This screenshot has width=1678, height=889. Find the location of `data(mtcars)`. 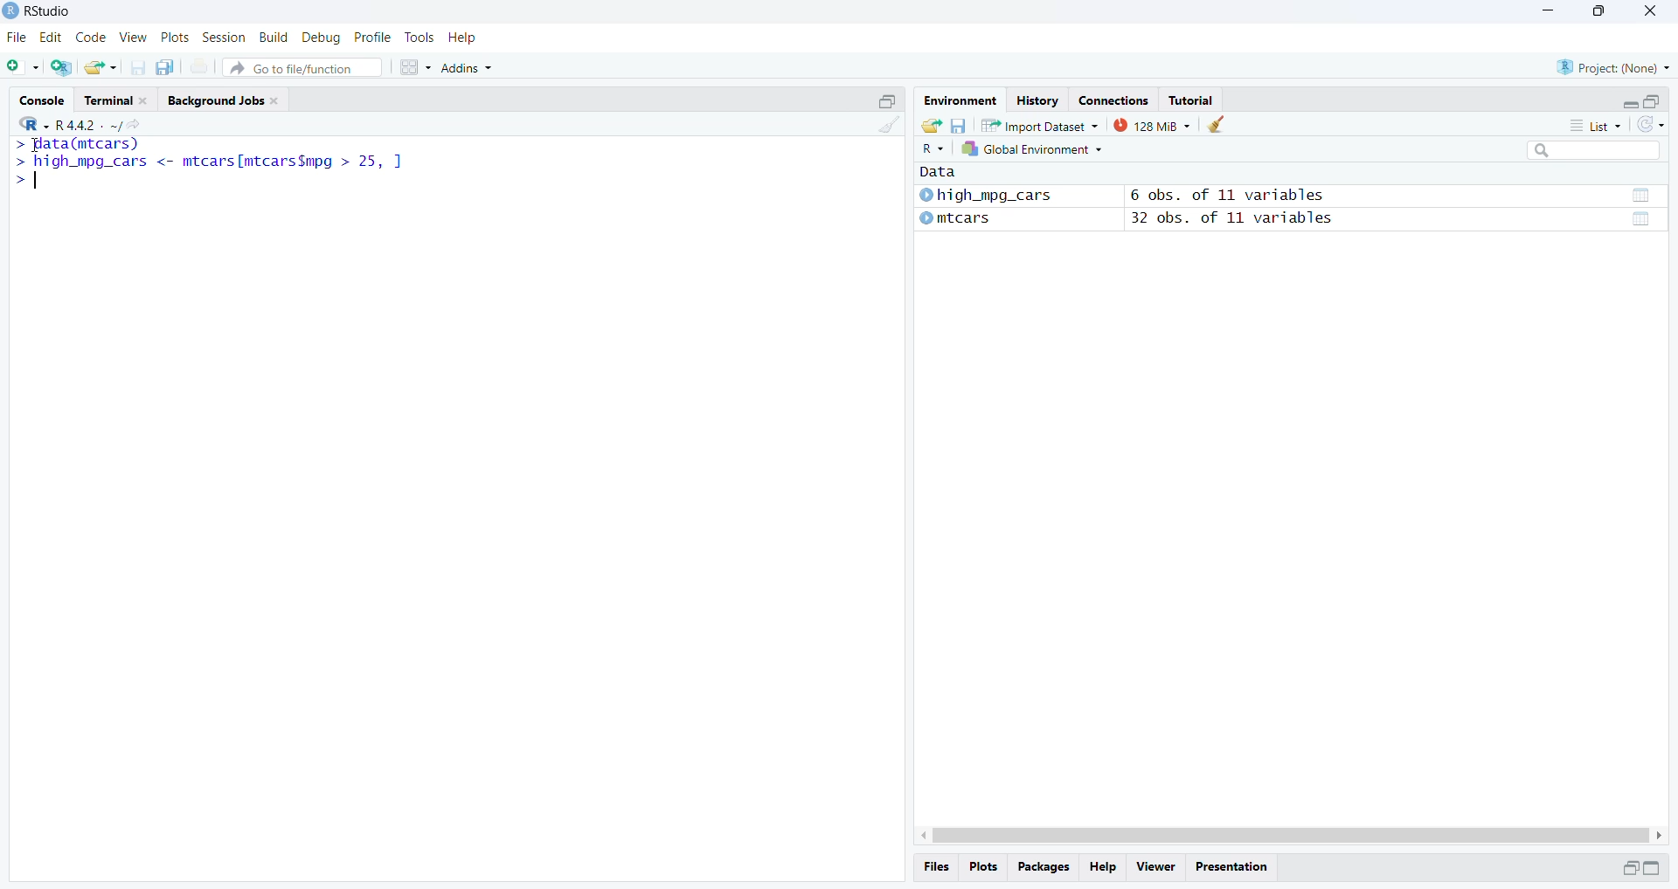

data(mtcars) is located at coordinates (76, 144).